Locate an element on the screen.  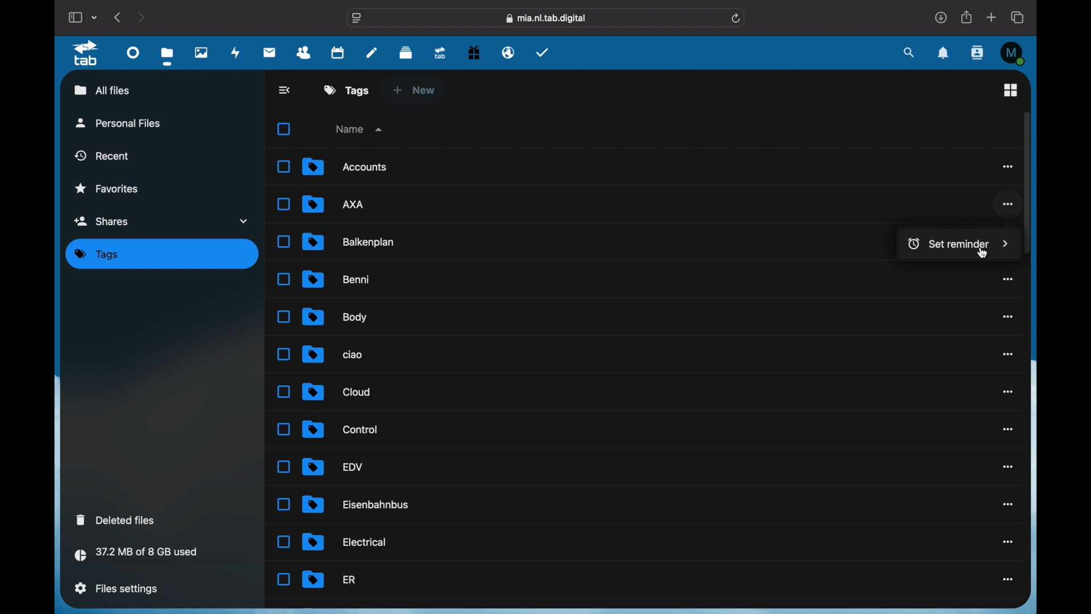
new is located at coordinates (414, 90).